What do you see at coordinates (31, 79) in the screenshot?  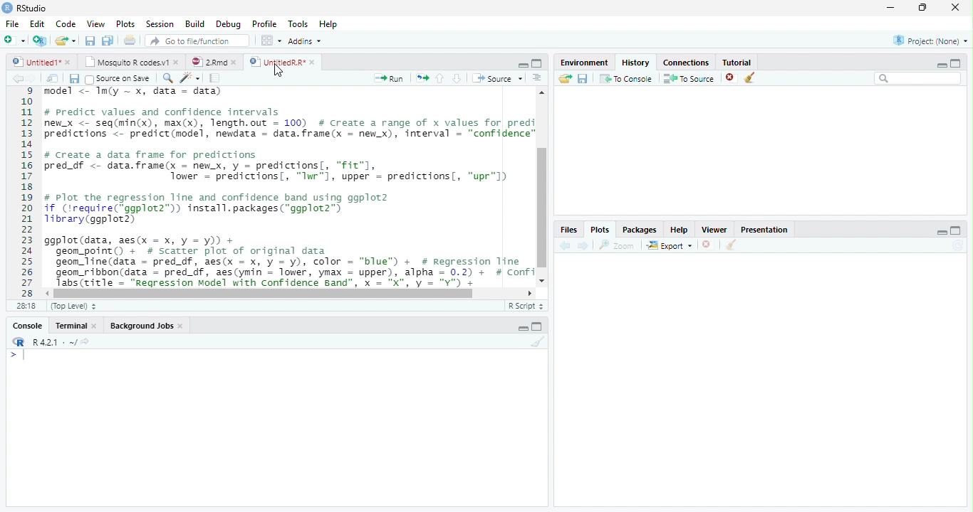 I see `Next` at bounding box center [31, 79].